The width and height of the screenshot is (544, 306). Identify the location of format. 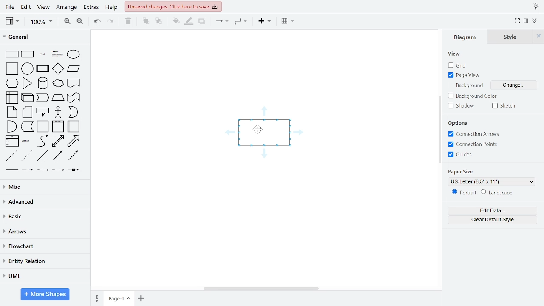
(526, 21).